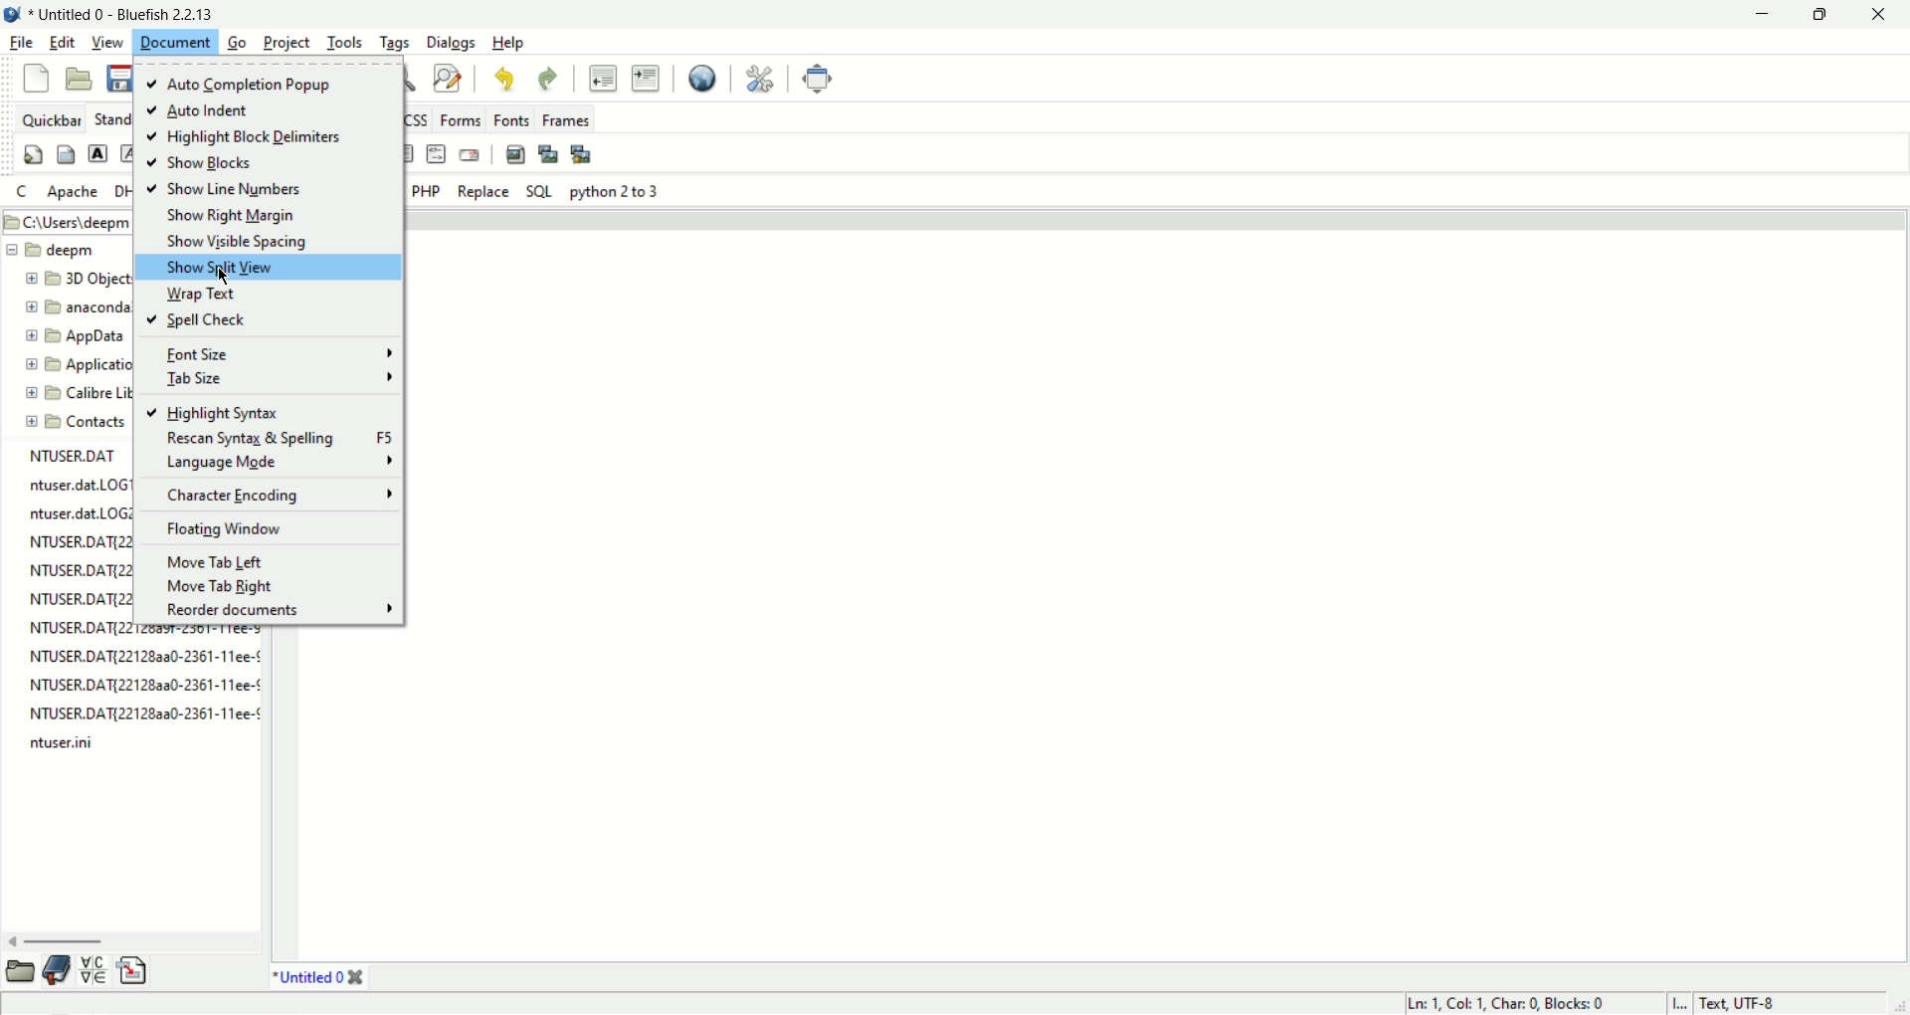 The width and height of the screenshot is (1910, 1015). Describe the element at coordinates (106, 43) in the screenshot. I see `view` at that location.